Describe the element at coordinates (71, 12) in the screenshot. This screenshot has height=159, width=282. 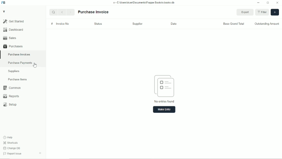
I see `Next` at that location.